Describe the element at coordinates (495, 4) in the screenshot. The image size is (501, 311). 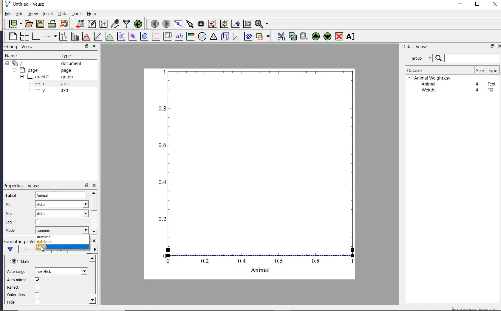
I see `close` at that location.